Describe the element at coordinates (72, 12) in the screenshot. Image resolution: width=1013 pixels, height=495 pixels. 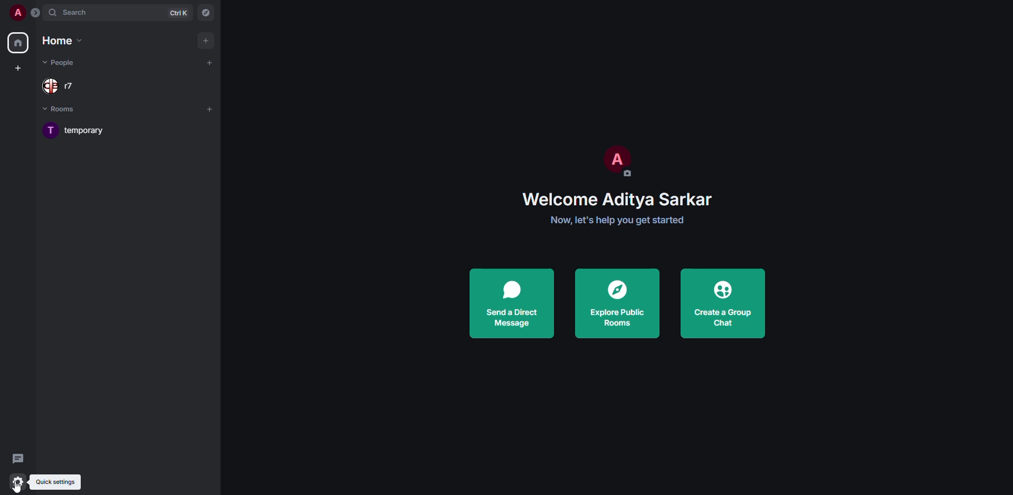
I see `search` at that location.